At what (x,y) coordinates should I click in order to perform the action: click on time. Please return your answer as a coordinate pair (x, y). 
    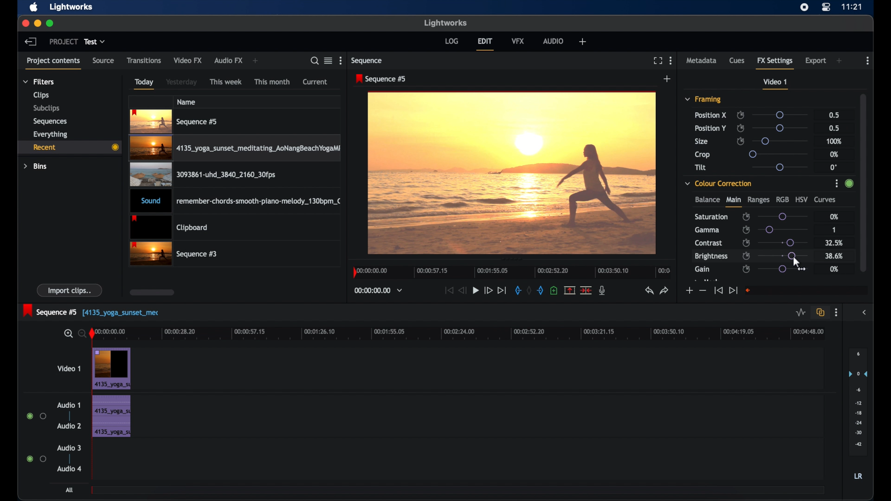
    Looking at the image, I should click on (852, 6).